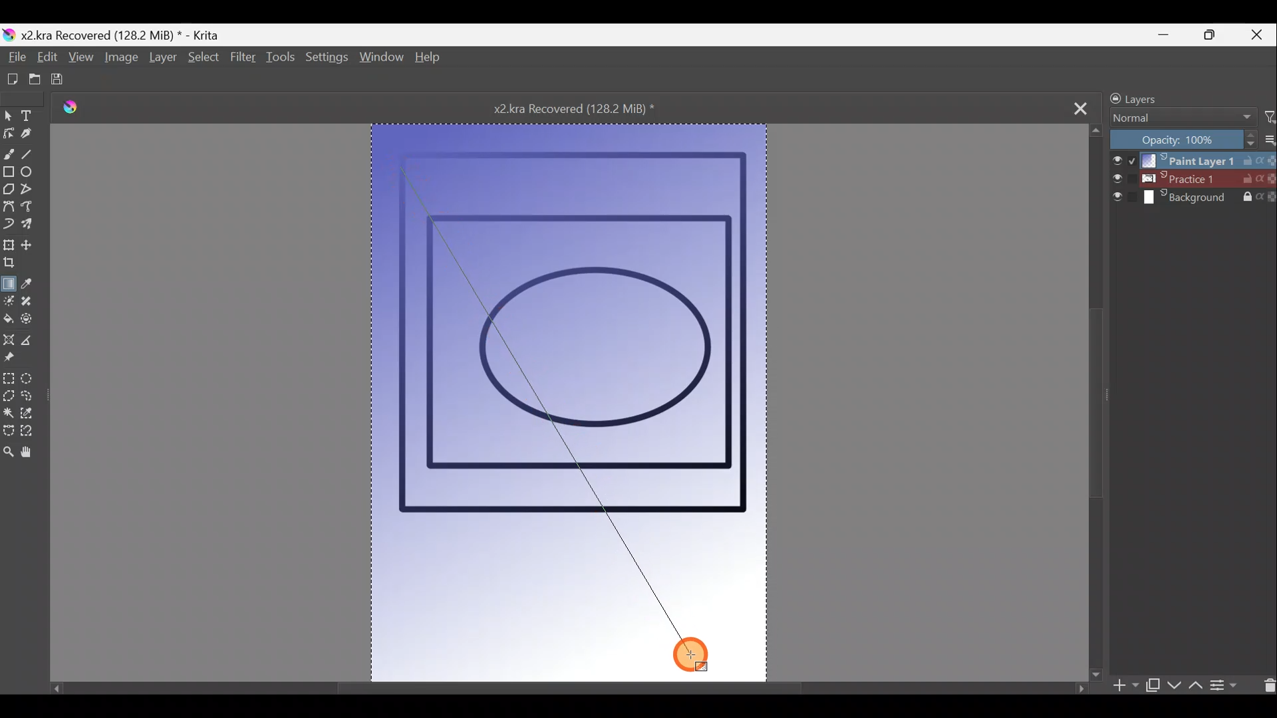 This screenshot has height=718, width=1277. Describe the element at coordinates (31, 174) in the screenshot. I see `Ellipse tool` at that location.